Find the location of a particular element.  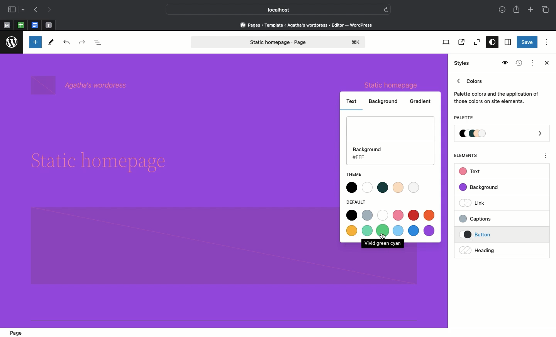

Pages < Template <Agatha's wordpress < editor - wordpress is located at coordinates (309, 25).